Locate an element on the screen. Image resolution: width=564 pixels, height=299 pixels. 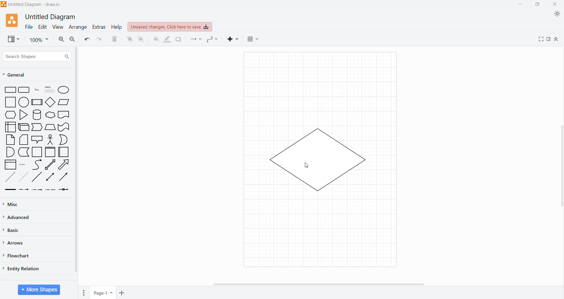
Process is located at coordinates (37, 102).